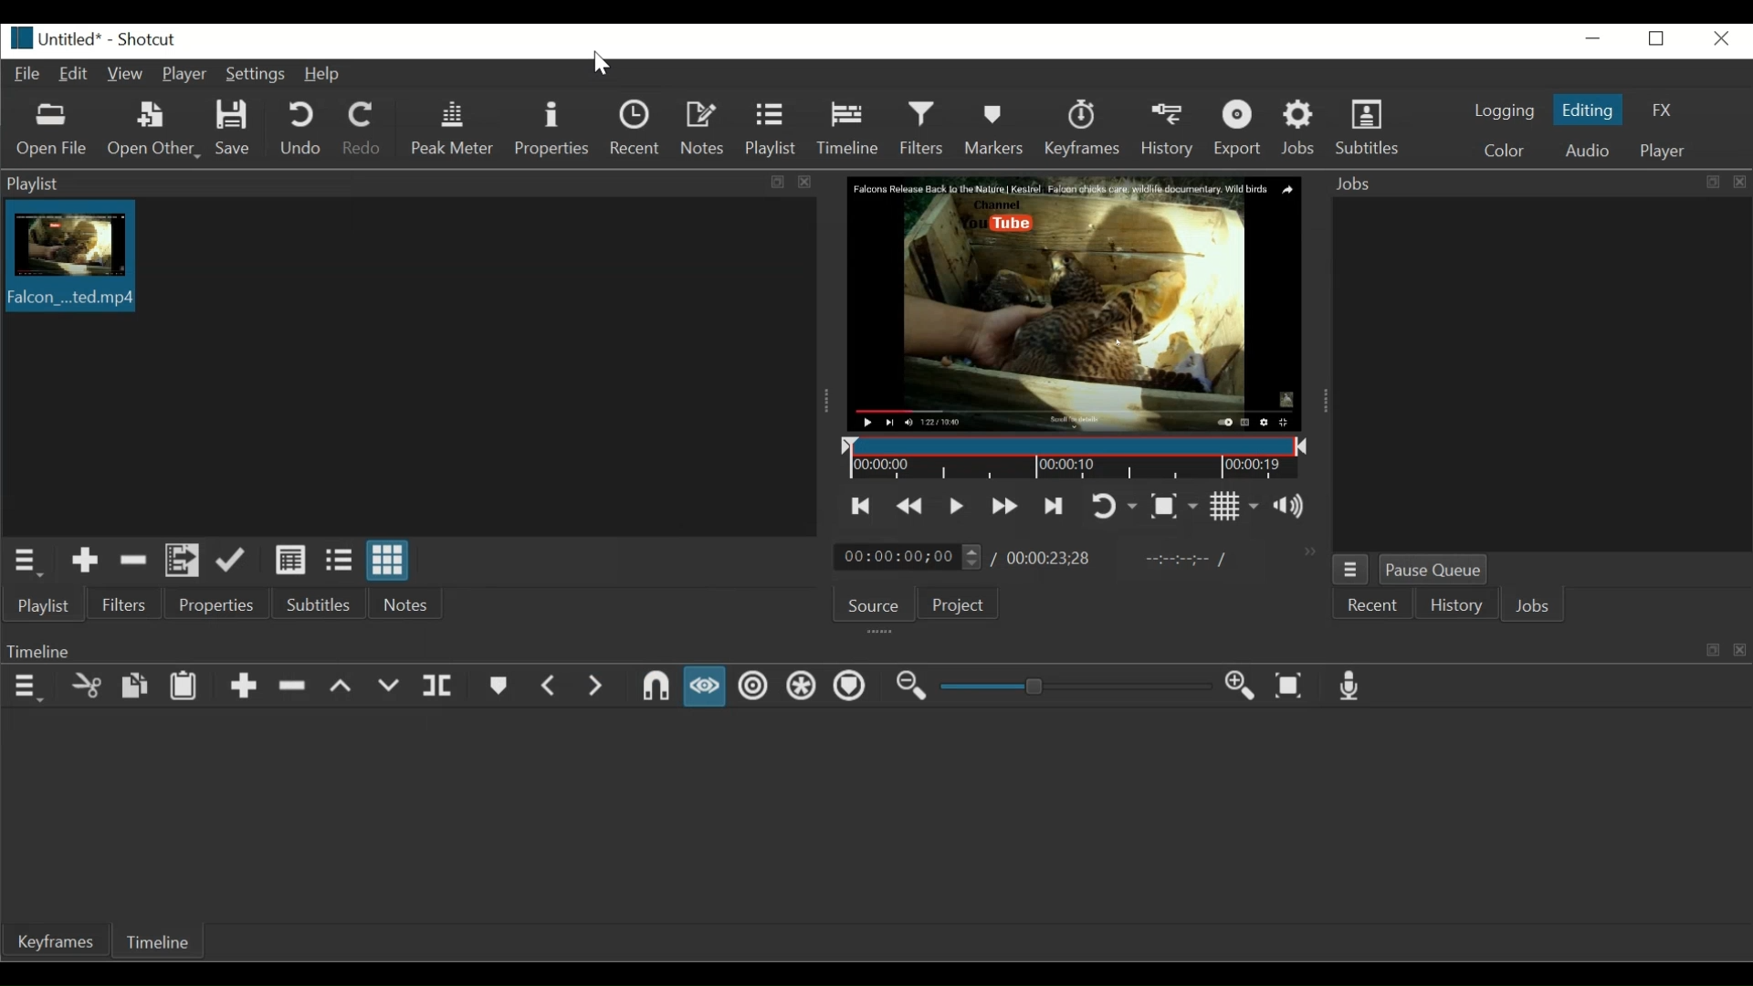 Image resolution: width=1753 pixels, height=986 pixels. What do you see at coordinates (753, 687) in the screenshot?
I see `Ripple` at bounding box center [753, 687].